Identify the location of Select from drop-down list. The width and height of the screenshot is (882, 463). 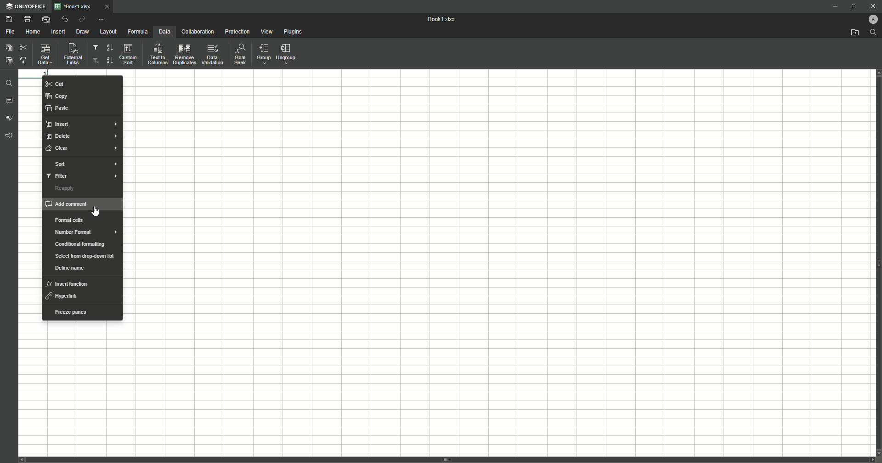
(84, 255).